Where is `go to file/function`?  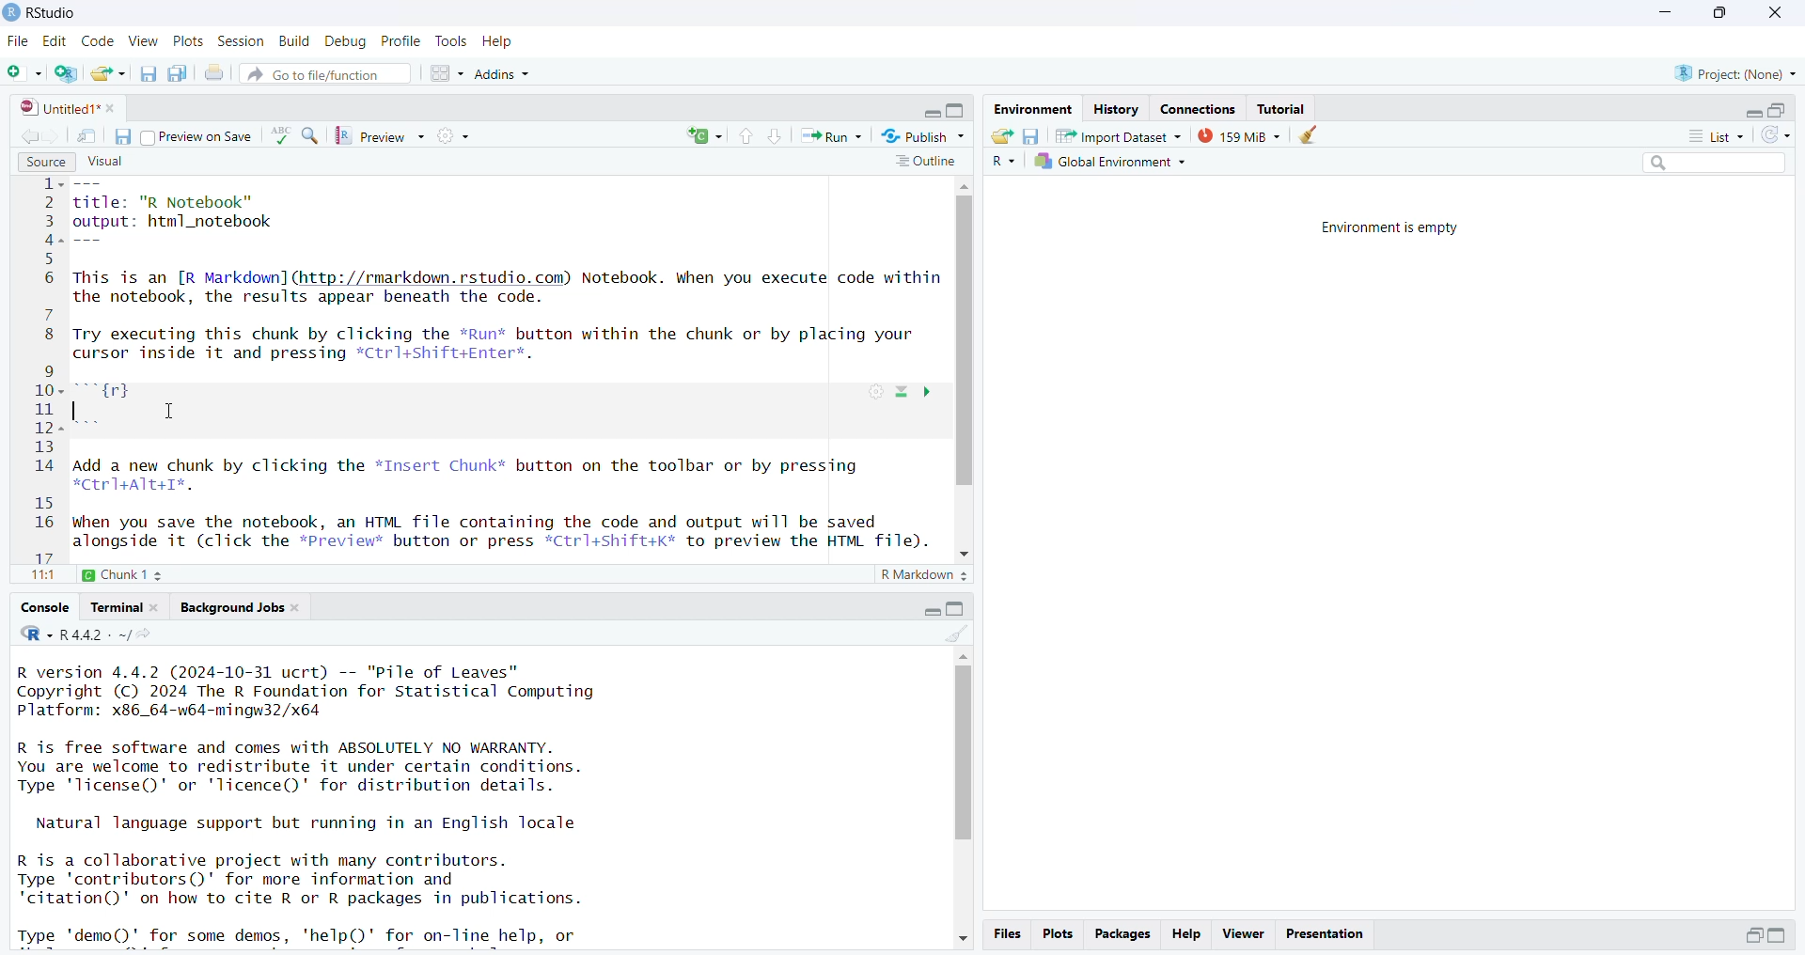 go to file/function is located at coordinates (325, 72).